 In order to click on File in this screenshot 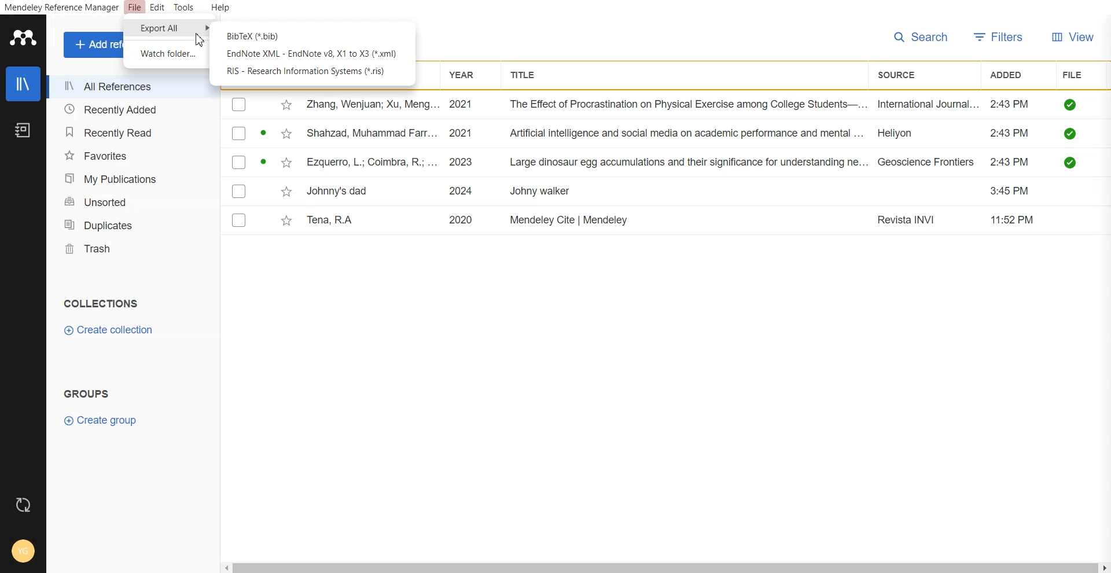, I will do `click(1075, 74)`.